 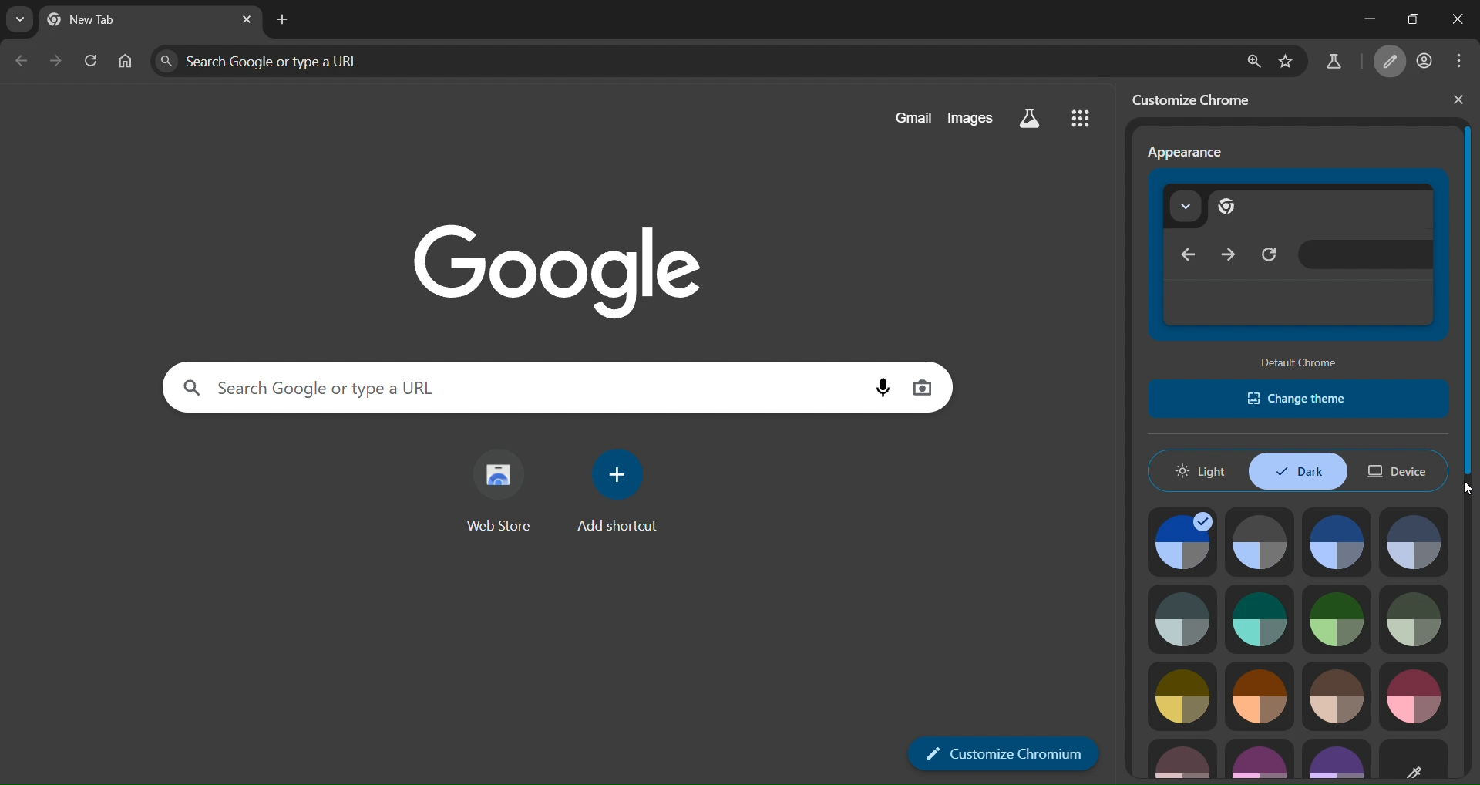 I want to click on reload, so click(x=92, y=59).